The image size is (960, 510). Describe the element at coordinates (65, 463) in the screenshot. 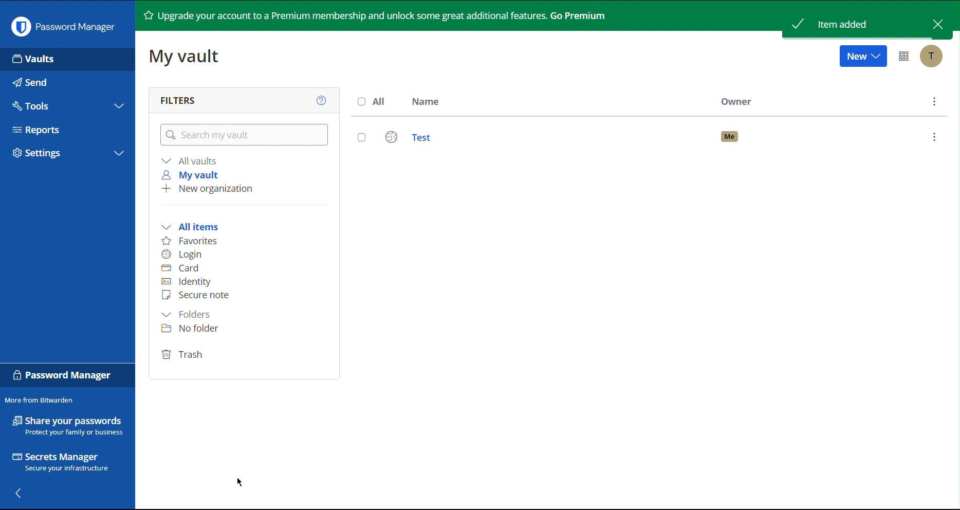

I see `Secrets Manager` at that location.